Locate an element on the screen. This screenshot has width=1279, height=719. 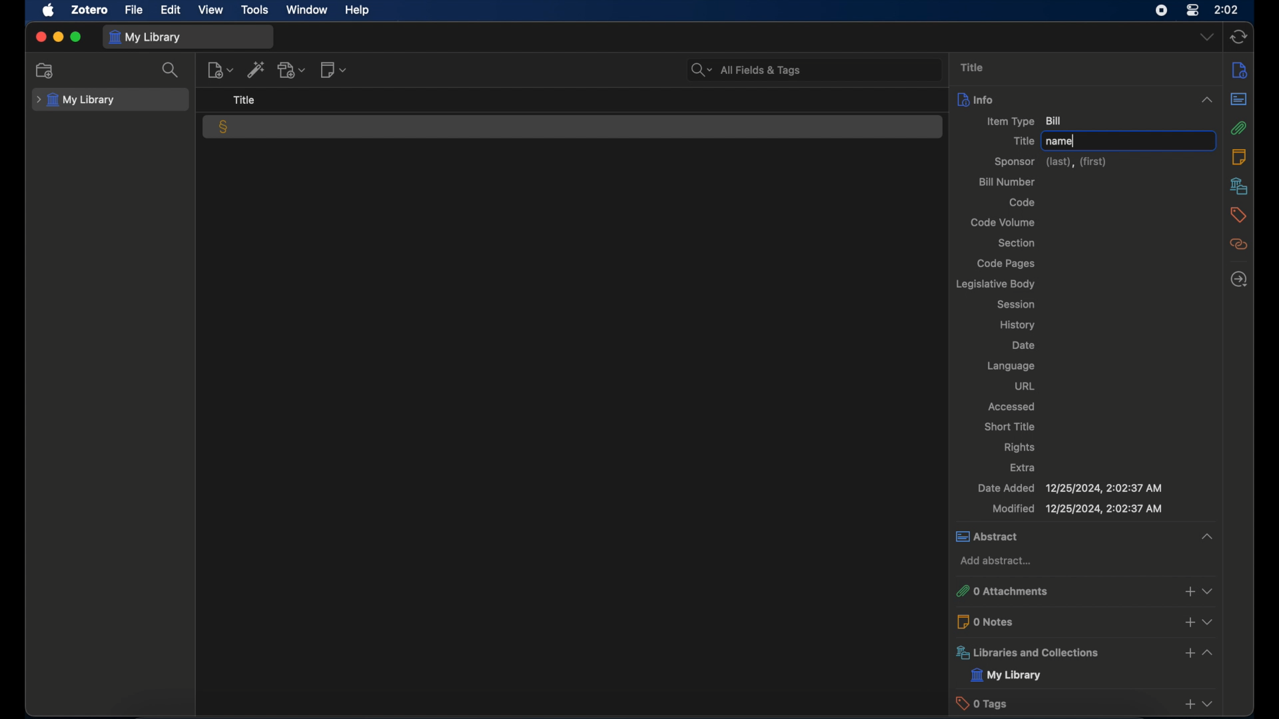
minimize is located at coordinates (60, 37).